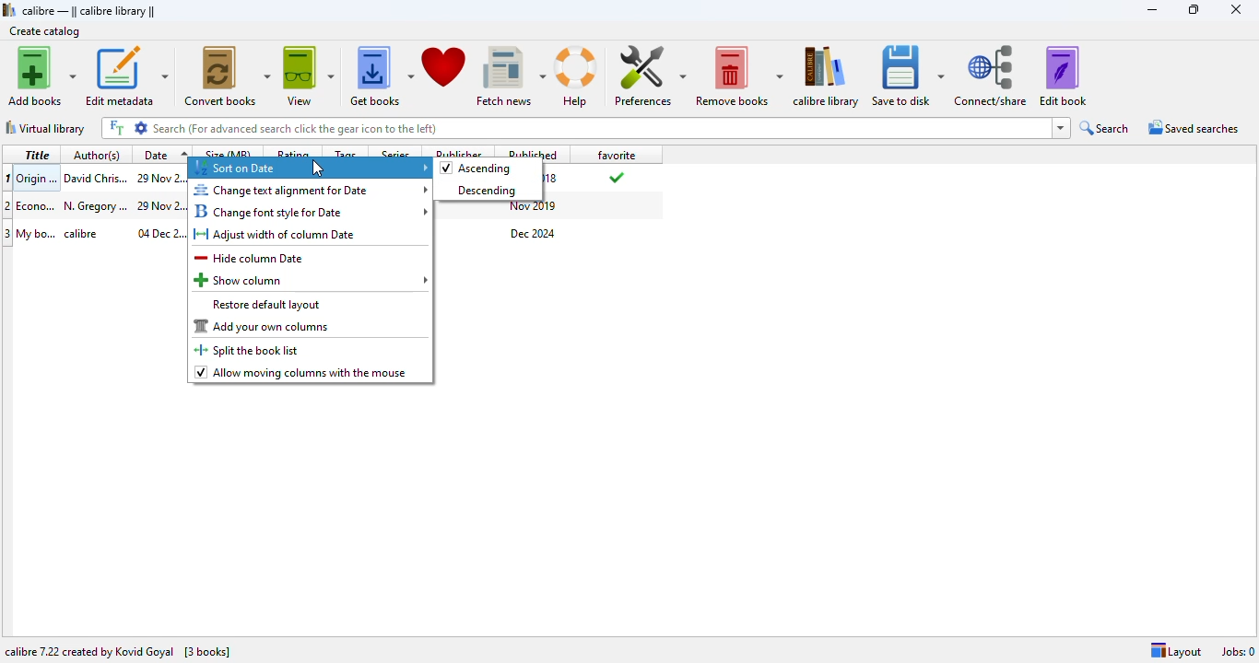  What do you see at coordinates (276, 235) in the screenshot?
I see `adjust with of column date` at bounding box center [276, 235].